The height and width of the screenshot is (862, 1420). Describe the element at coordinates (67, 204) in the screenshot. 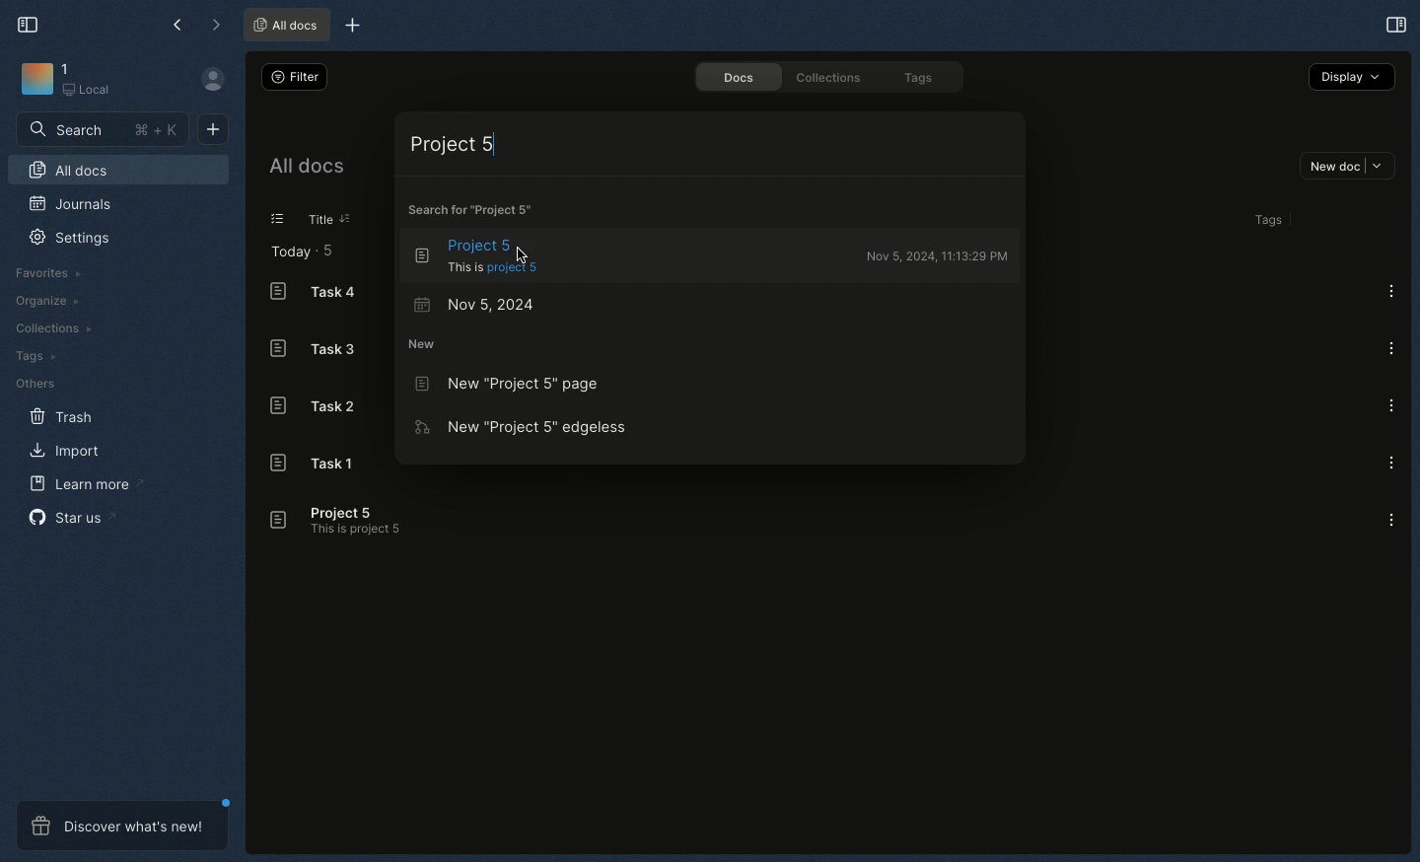

I see `Journals` at that location.